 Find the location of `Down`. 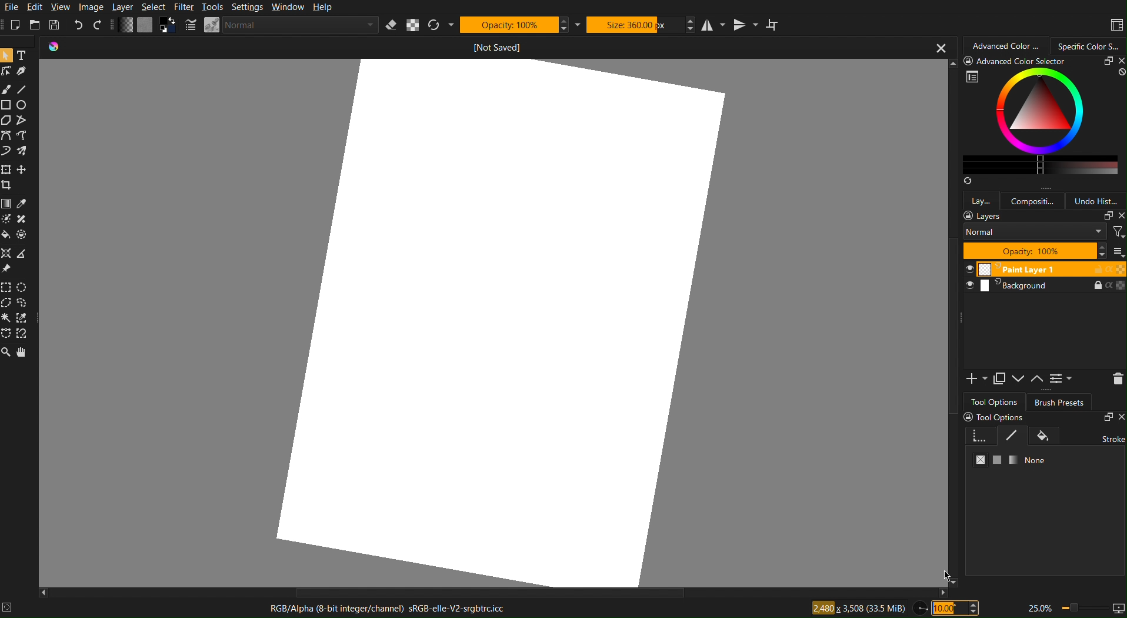

Down is located at coordinates (1019, 380).